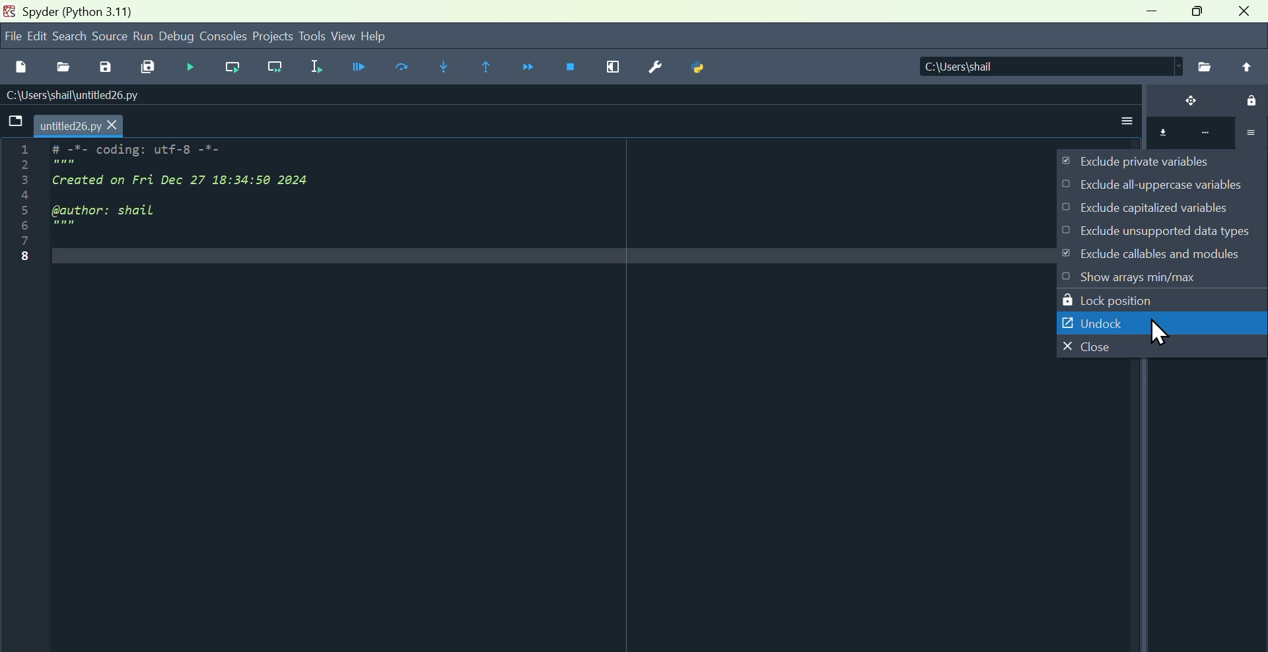  What do you see at coordinates (83, 125) in the screenshot?
I see `untitled26.py ` at bounding box center [83, 125].